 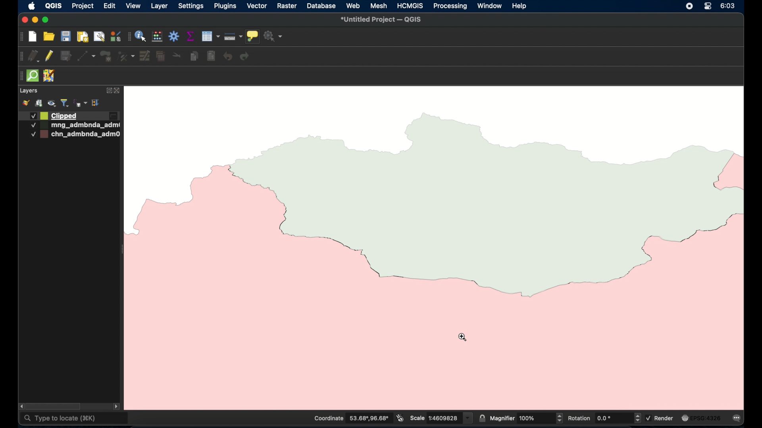 I want to click on QGIS, so click(x=53, y=6).